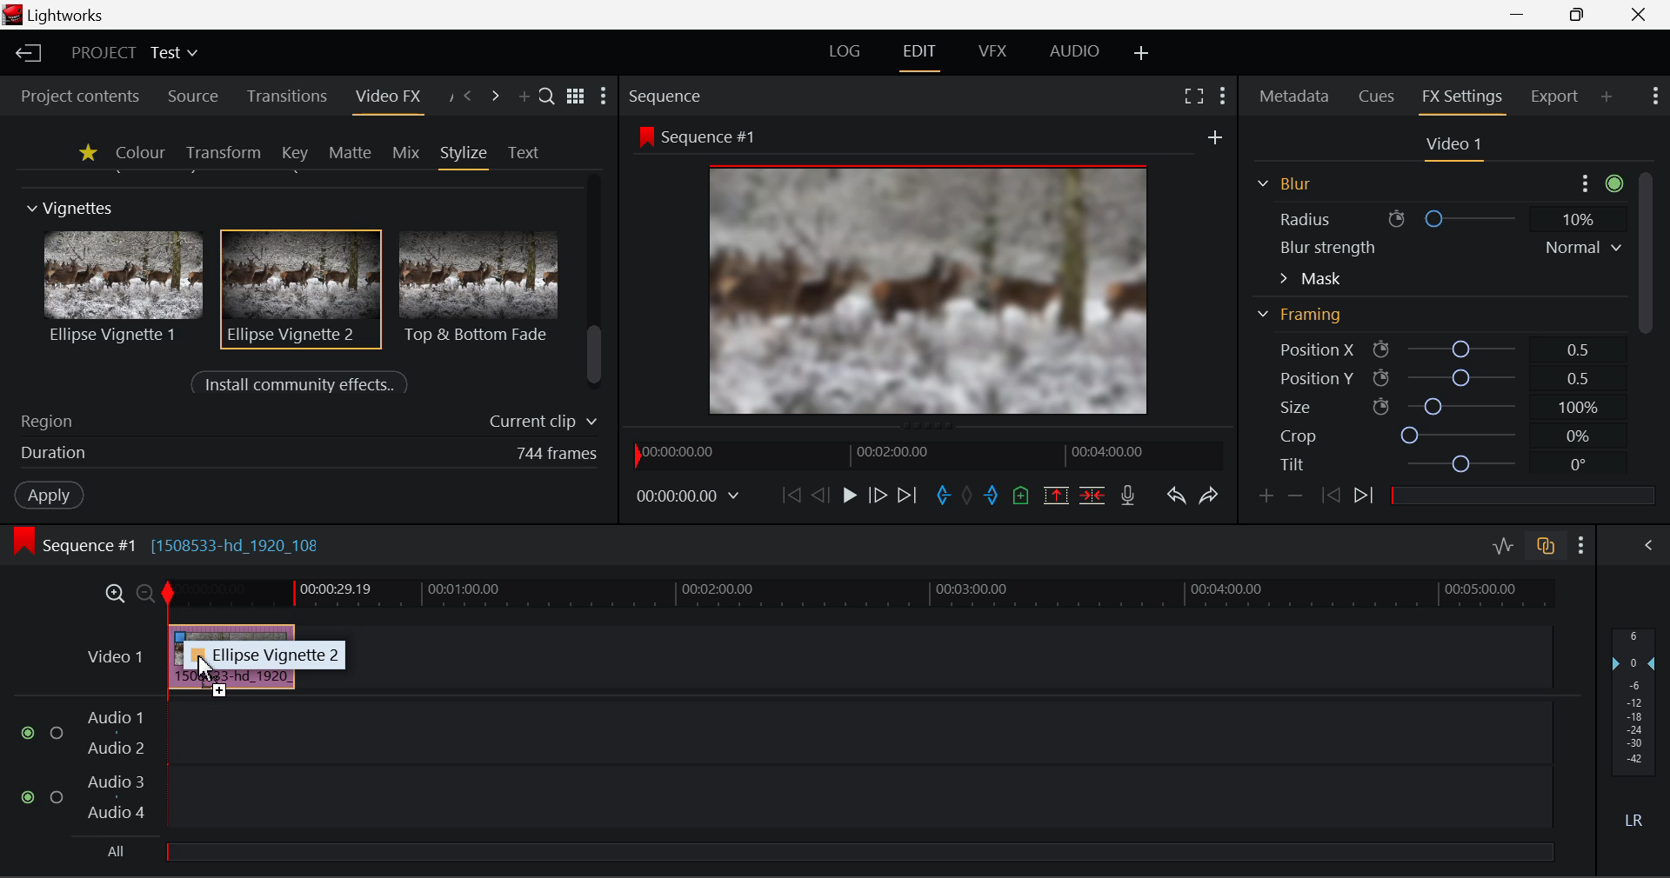 The image size is (1670, 878). I want to click on cursor, so click(209, 654).